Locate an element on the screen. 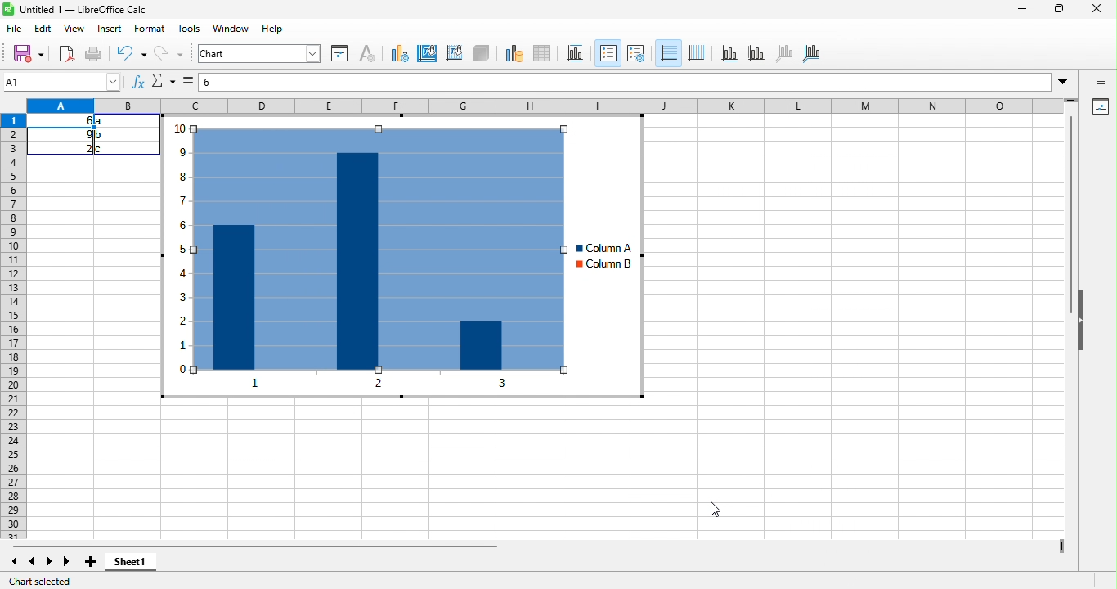  minimize is located at coordinates (1022, 8).